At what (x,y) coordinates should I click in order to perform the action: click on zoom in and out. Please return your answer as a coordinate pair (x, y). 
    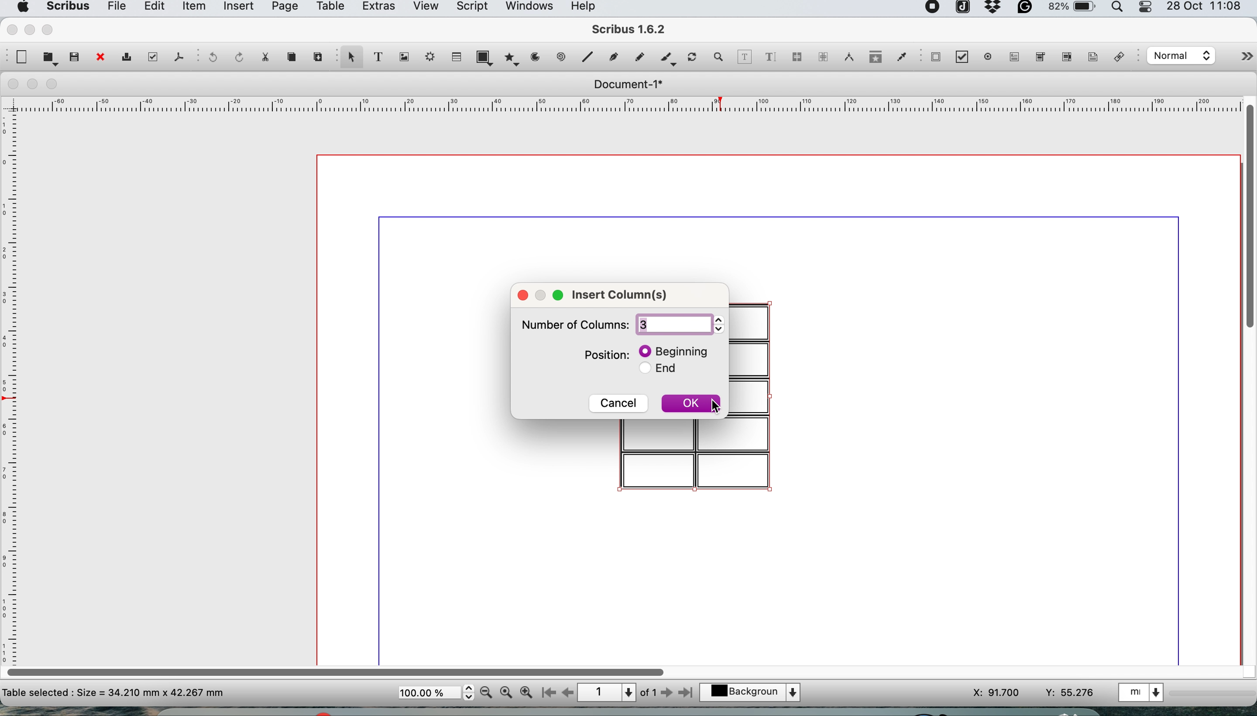
    Looking at the image, I should click on (719, 57).